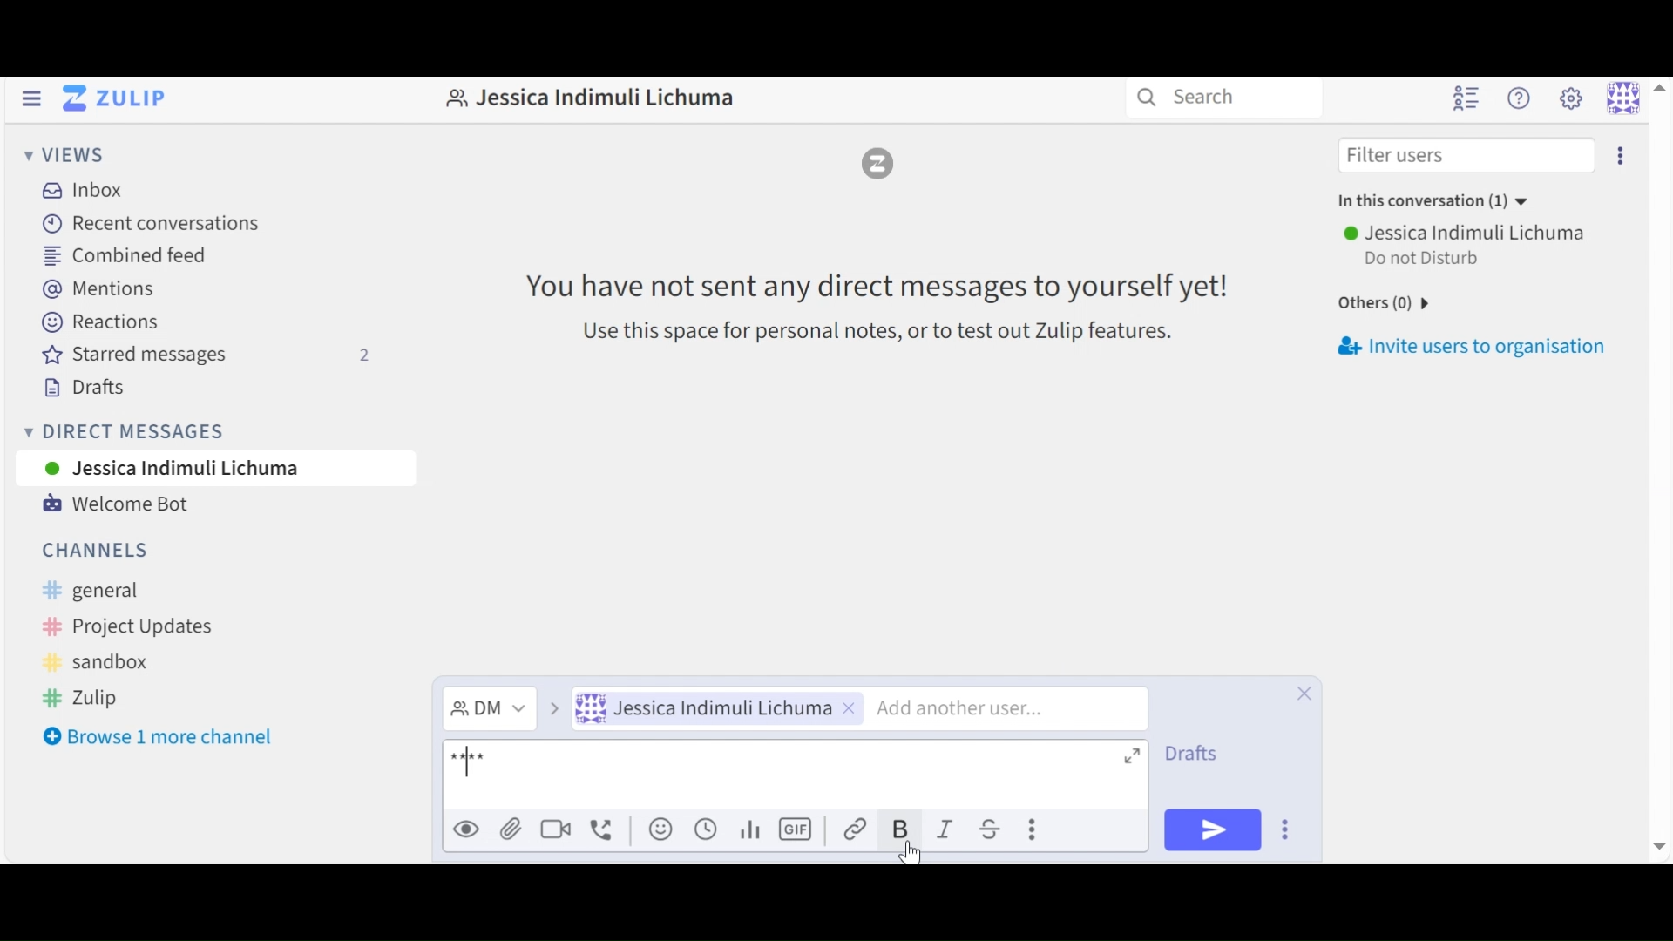 The height and width of the screenshot is (941, 1673). Describe the element at coordinates (1522, 98) in the screenshot. I see `Help menu` at that location.